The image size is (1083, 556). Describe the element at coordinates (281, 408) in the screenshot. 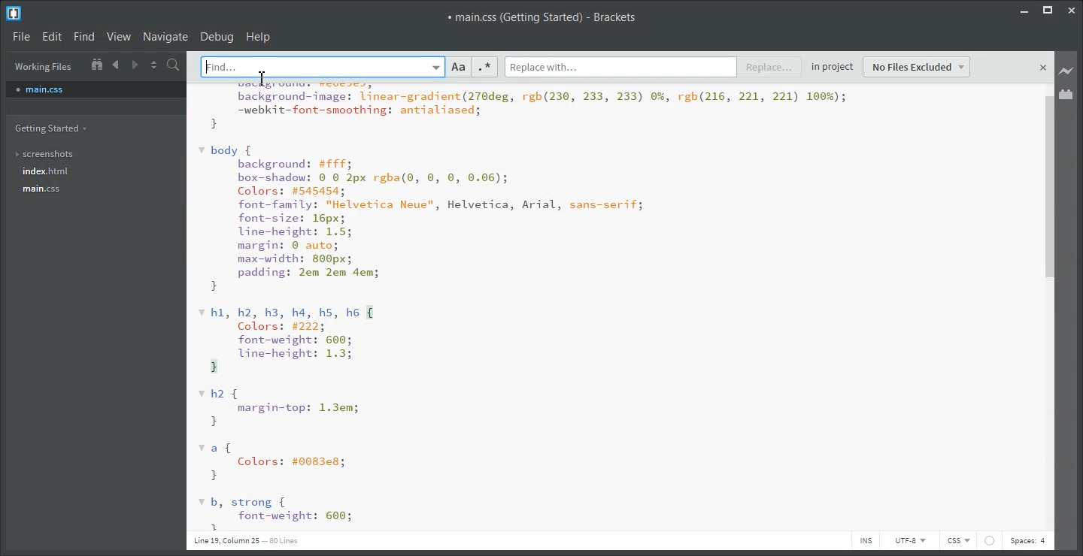

I see `h2 {
margin-top: 1.3em;
}` at that location.